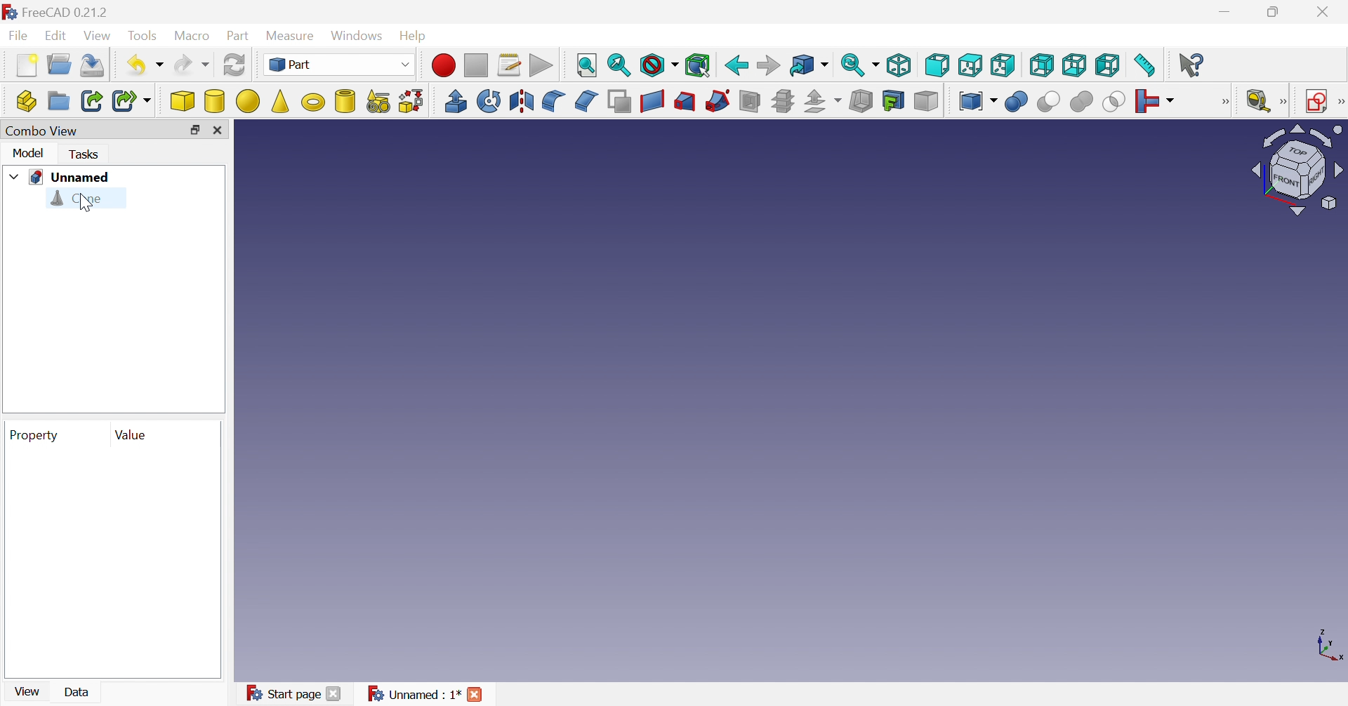  I want to click on Thickness, so click(861, 102).